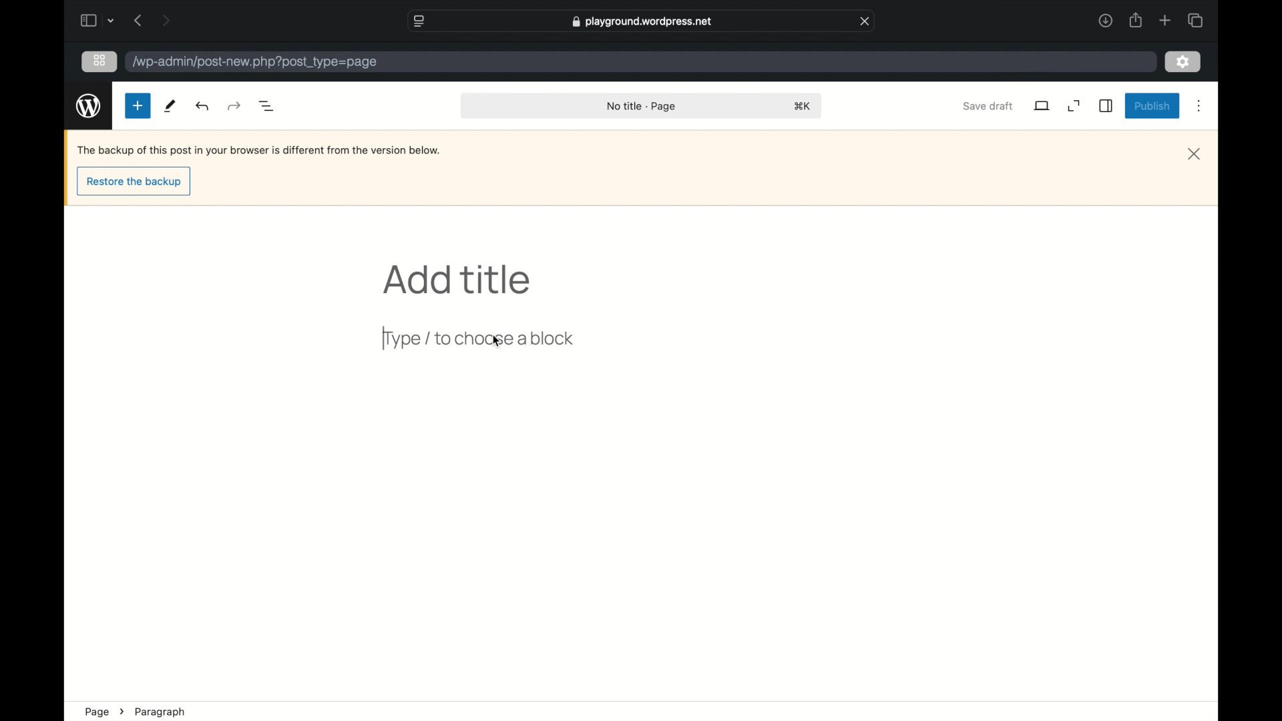 This screenshot has width=1282, height=721. What do you see at coordinates (260, 150) in the screenshot?
I see `Backup notification` at bounding box center [260, 150].